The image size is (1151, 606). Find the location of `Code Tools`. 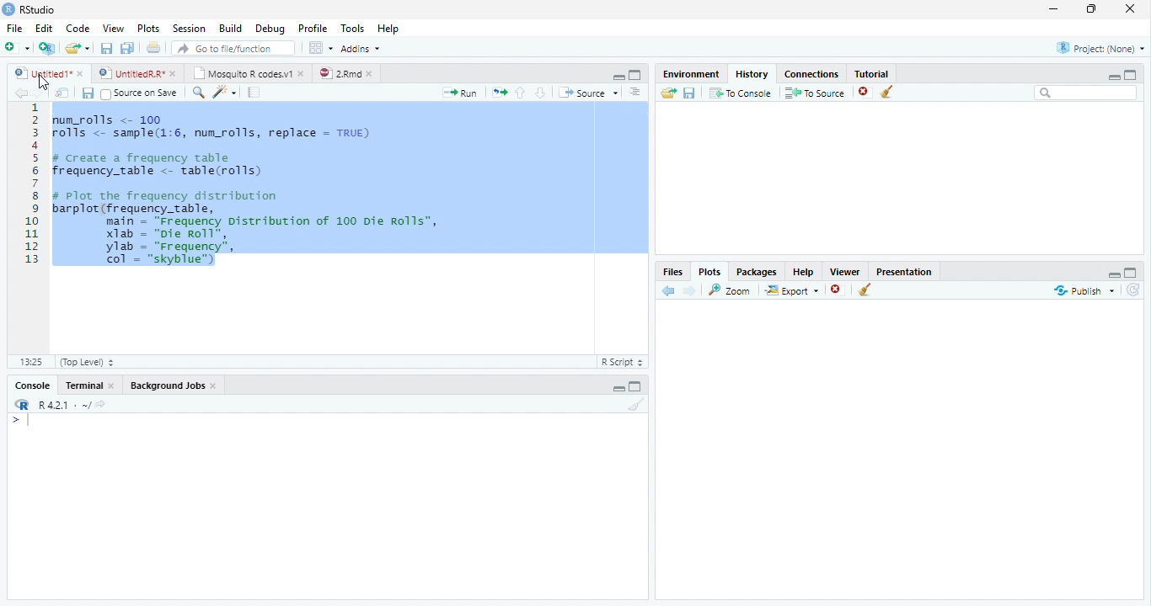

Code Tools is located at coordinates (223, 93).